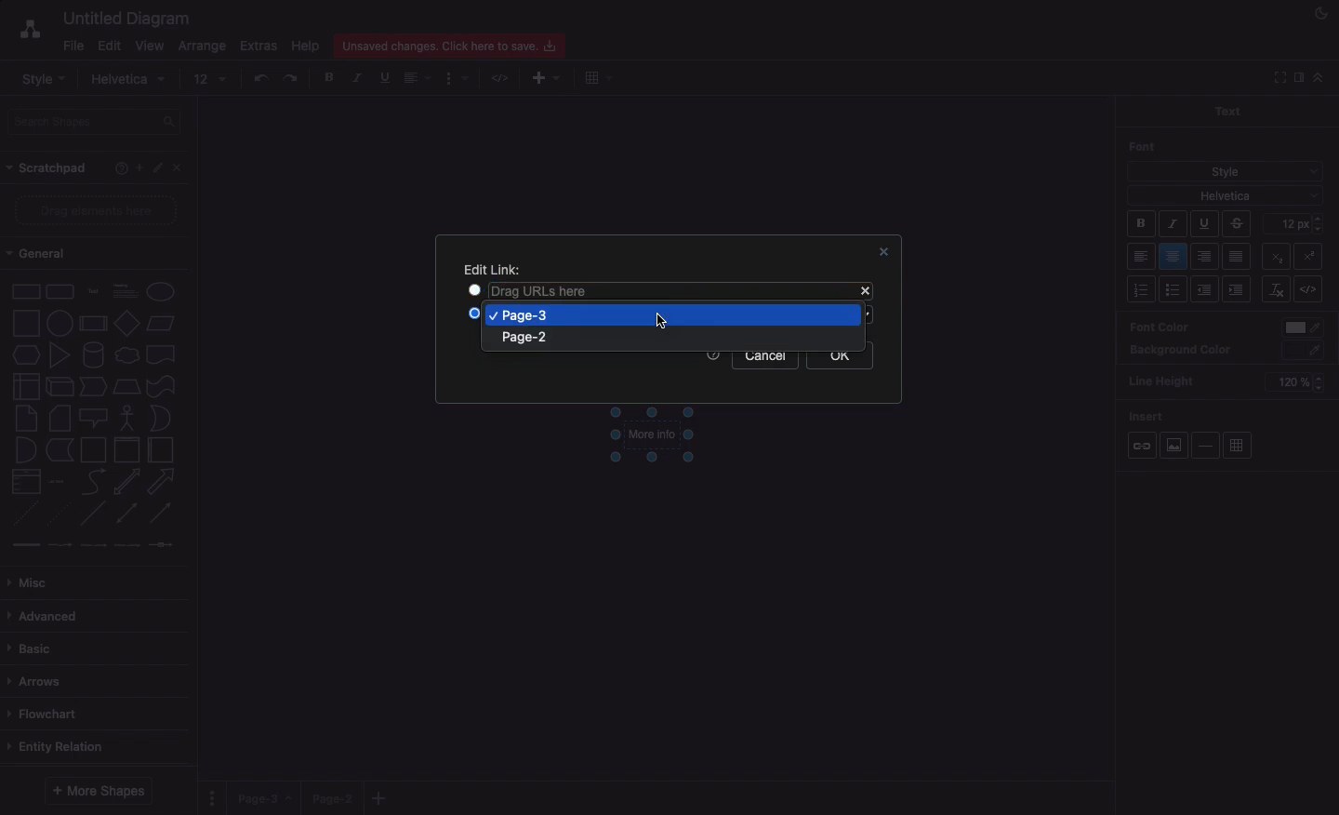 The image size is (1339, 815). I want to click on 12 pt - Size, so click(1296, 222).